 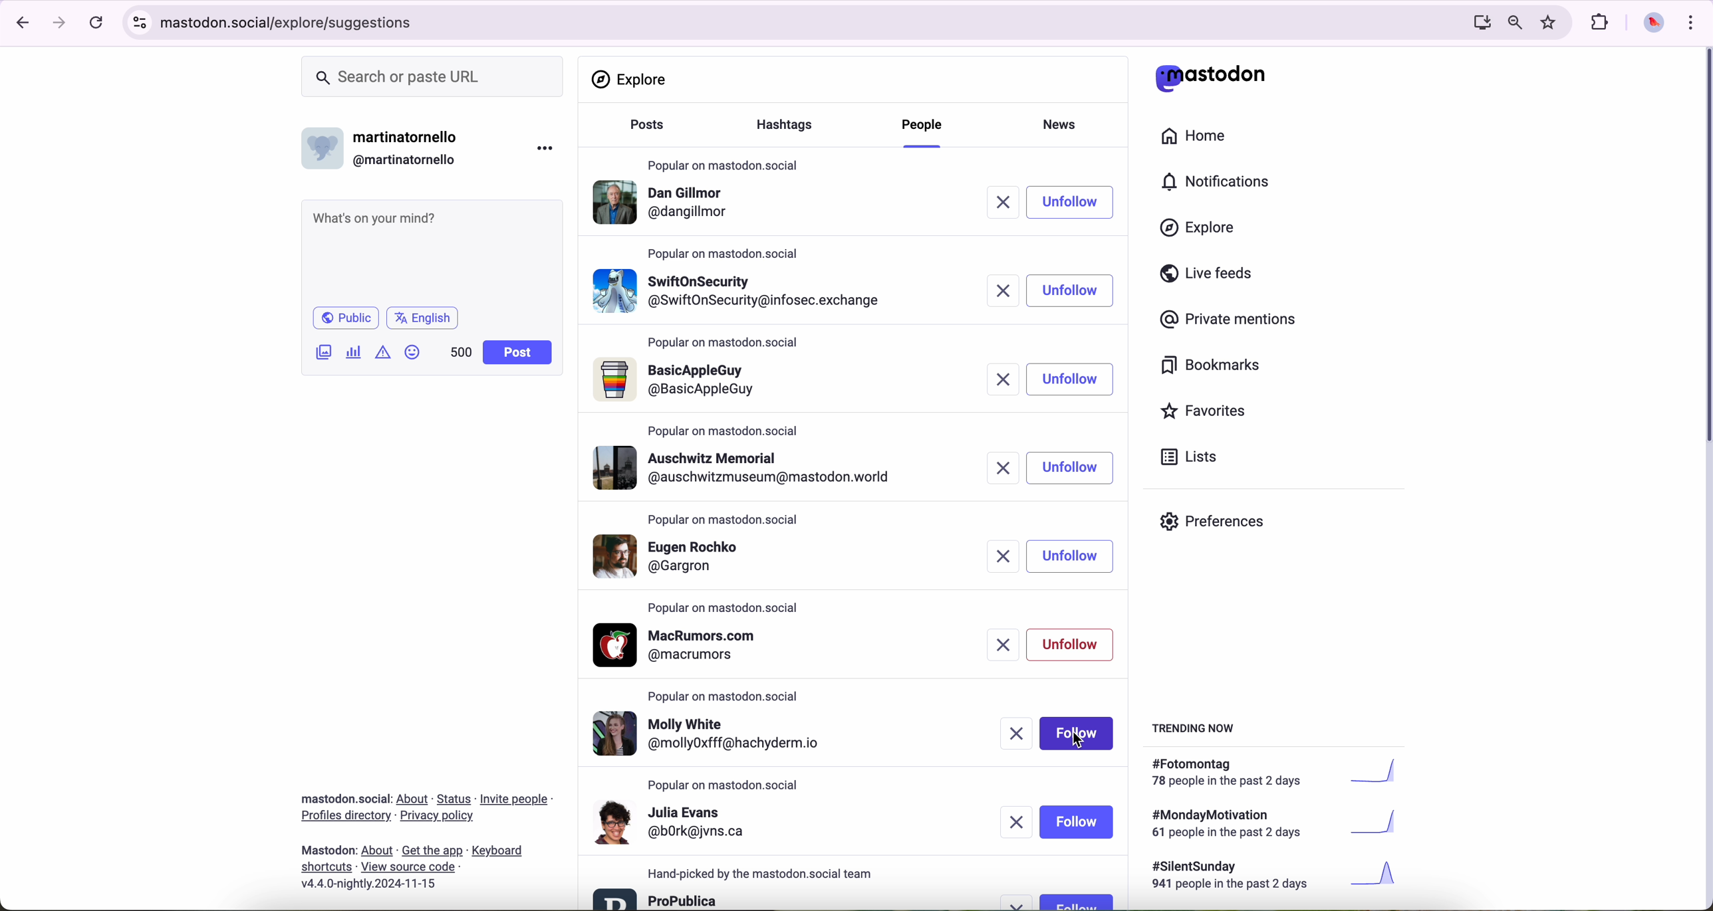 I want to click on popular on mastodon.social, so click(x=722, y=517).